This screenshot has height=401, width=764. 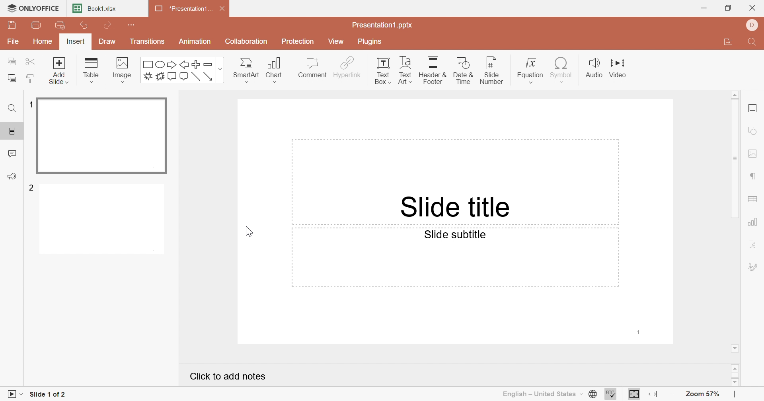 What do you see at coordinates (33, 7) in the screenshot?
I see `ONLYOFFICE` at bounding box center [33, 7].